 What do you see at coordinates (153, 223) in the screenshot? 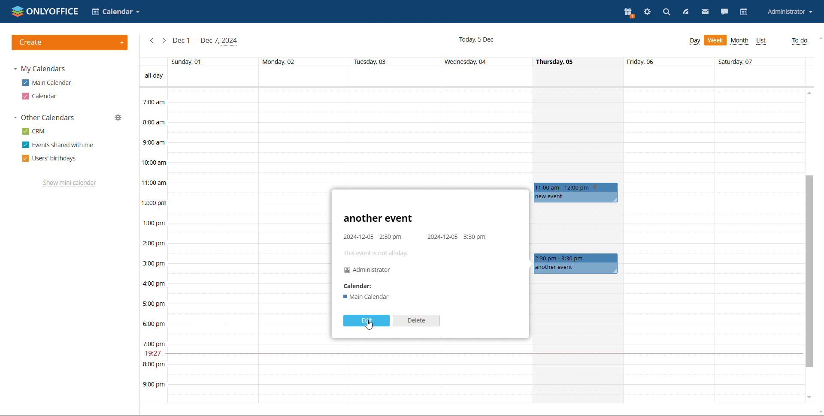
I see `1:00 pm` at bounding box center [153, 223].